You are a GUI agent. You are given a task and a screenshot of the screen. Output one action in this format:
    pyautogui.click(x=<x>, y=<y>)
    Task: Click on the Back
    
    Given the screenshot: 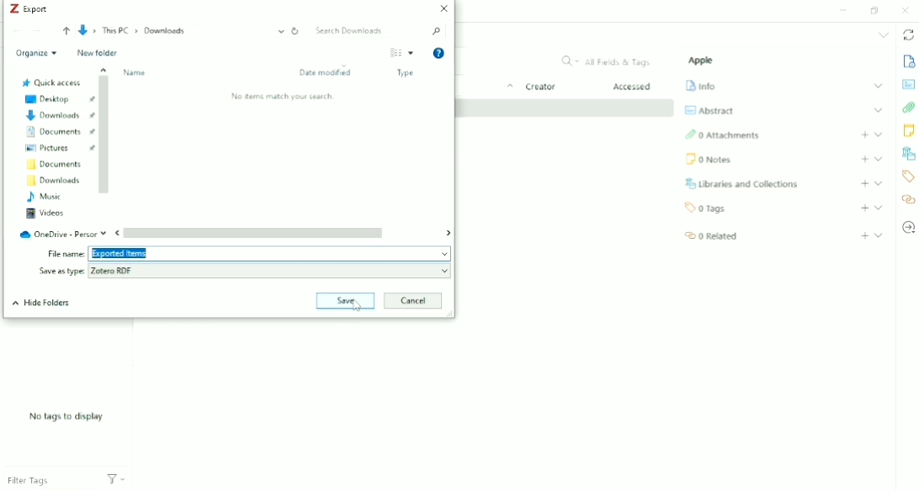 What is the action you would take?
    pyautogui.click(x=17, y=31)
    